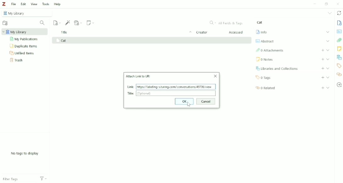  What do you see at coordinates (328, 41) in the screenshot?
I see `Expand section` at bounding box center [328, 41].